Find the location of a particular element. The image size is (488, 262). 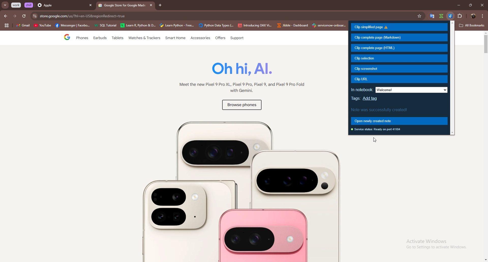

Messenger|Faceb is located at coordinates (73, 26).